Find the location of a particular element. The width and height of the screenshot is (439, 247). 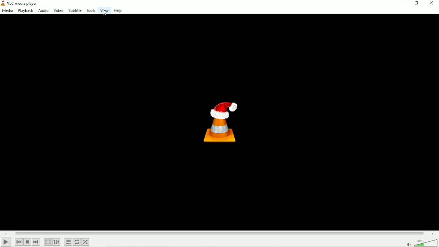

Close is located at coordinates (432, 4).